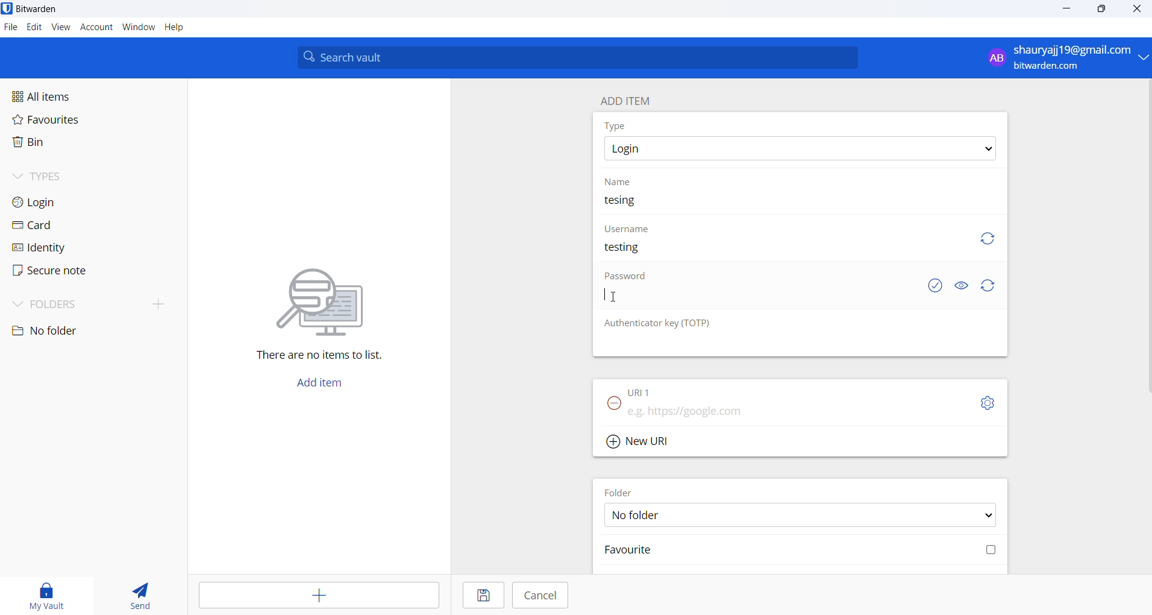 The image size is (1152, 615). What do you see at coordinates (961, 286) in the screenshot?
I see `Hide and show password ` at bounding box center [961, 286].